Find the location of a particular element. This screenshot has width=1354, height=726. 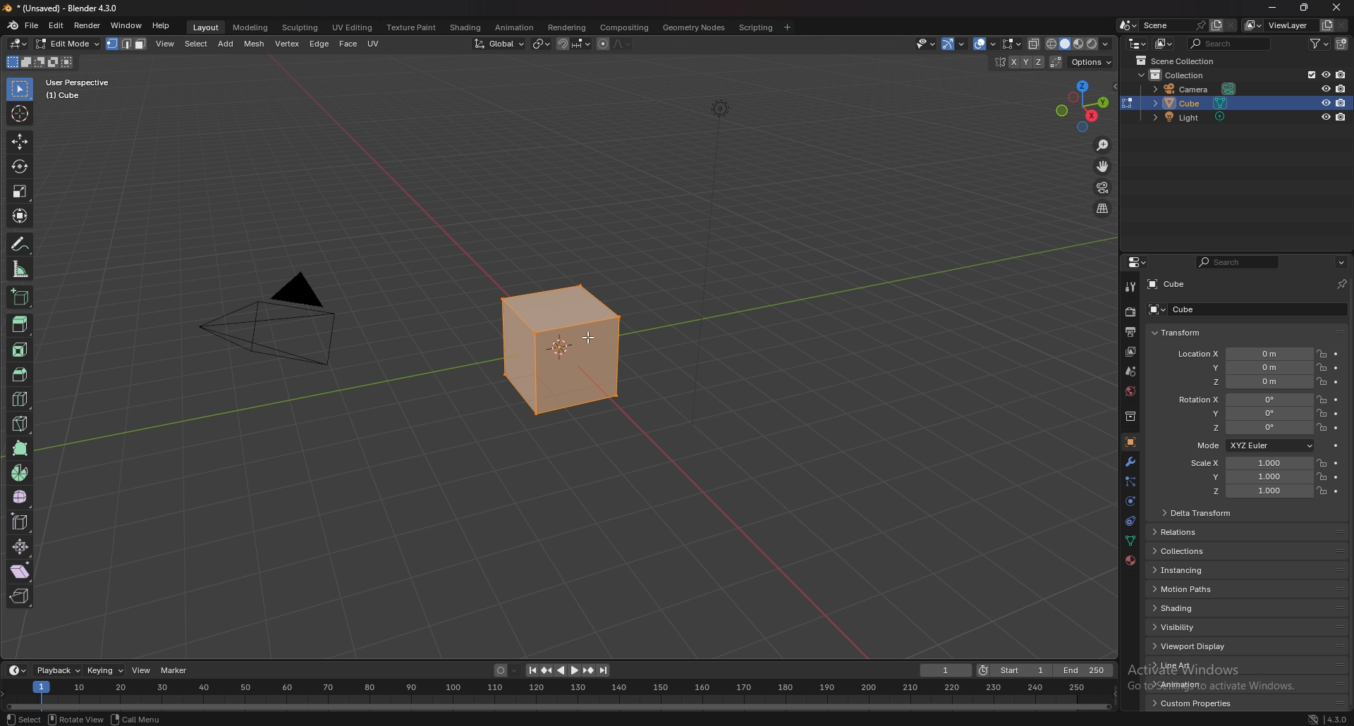

scripting is located at coordinates (757, 27).